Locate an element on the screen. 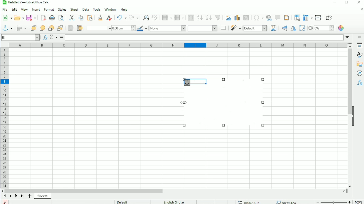 The image size is (364, 204). Zoom out/in is located at coordinates (332, 201).